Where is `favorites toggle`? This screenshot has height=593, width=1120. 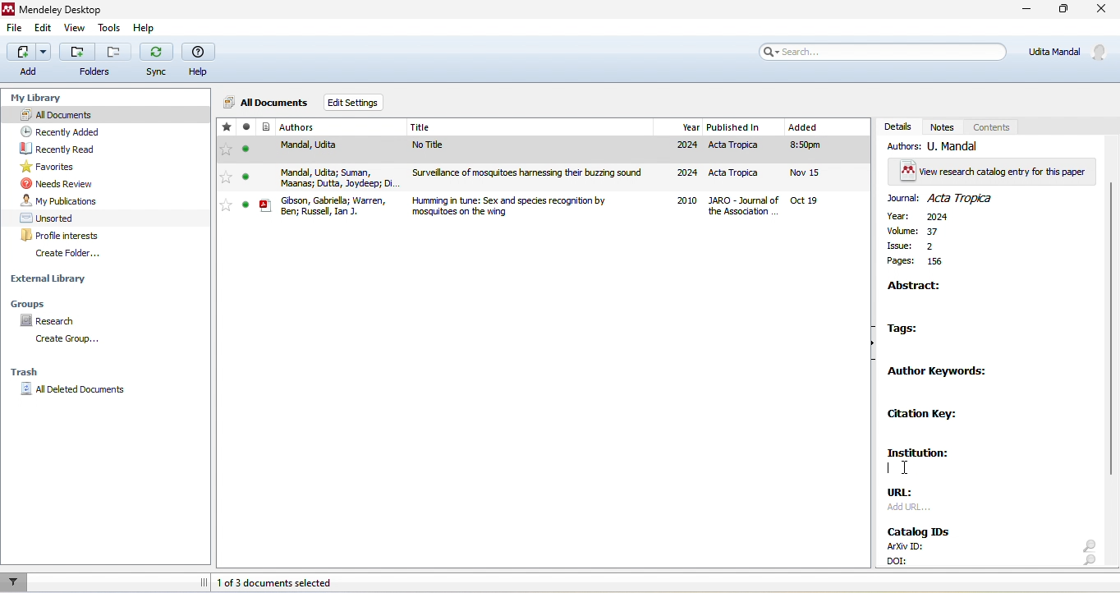
favorites toggle is located at coordinates (225, 178).